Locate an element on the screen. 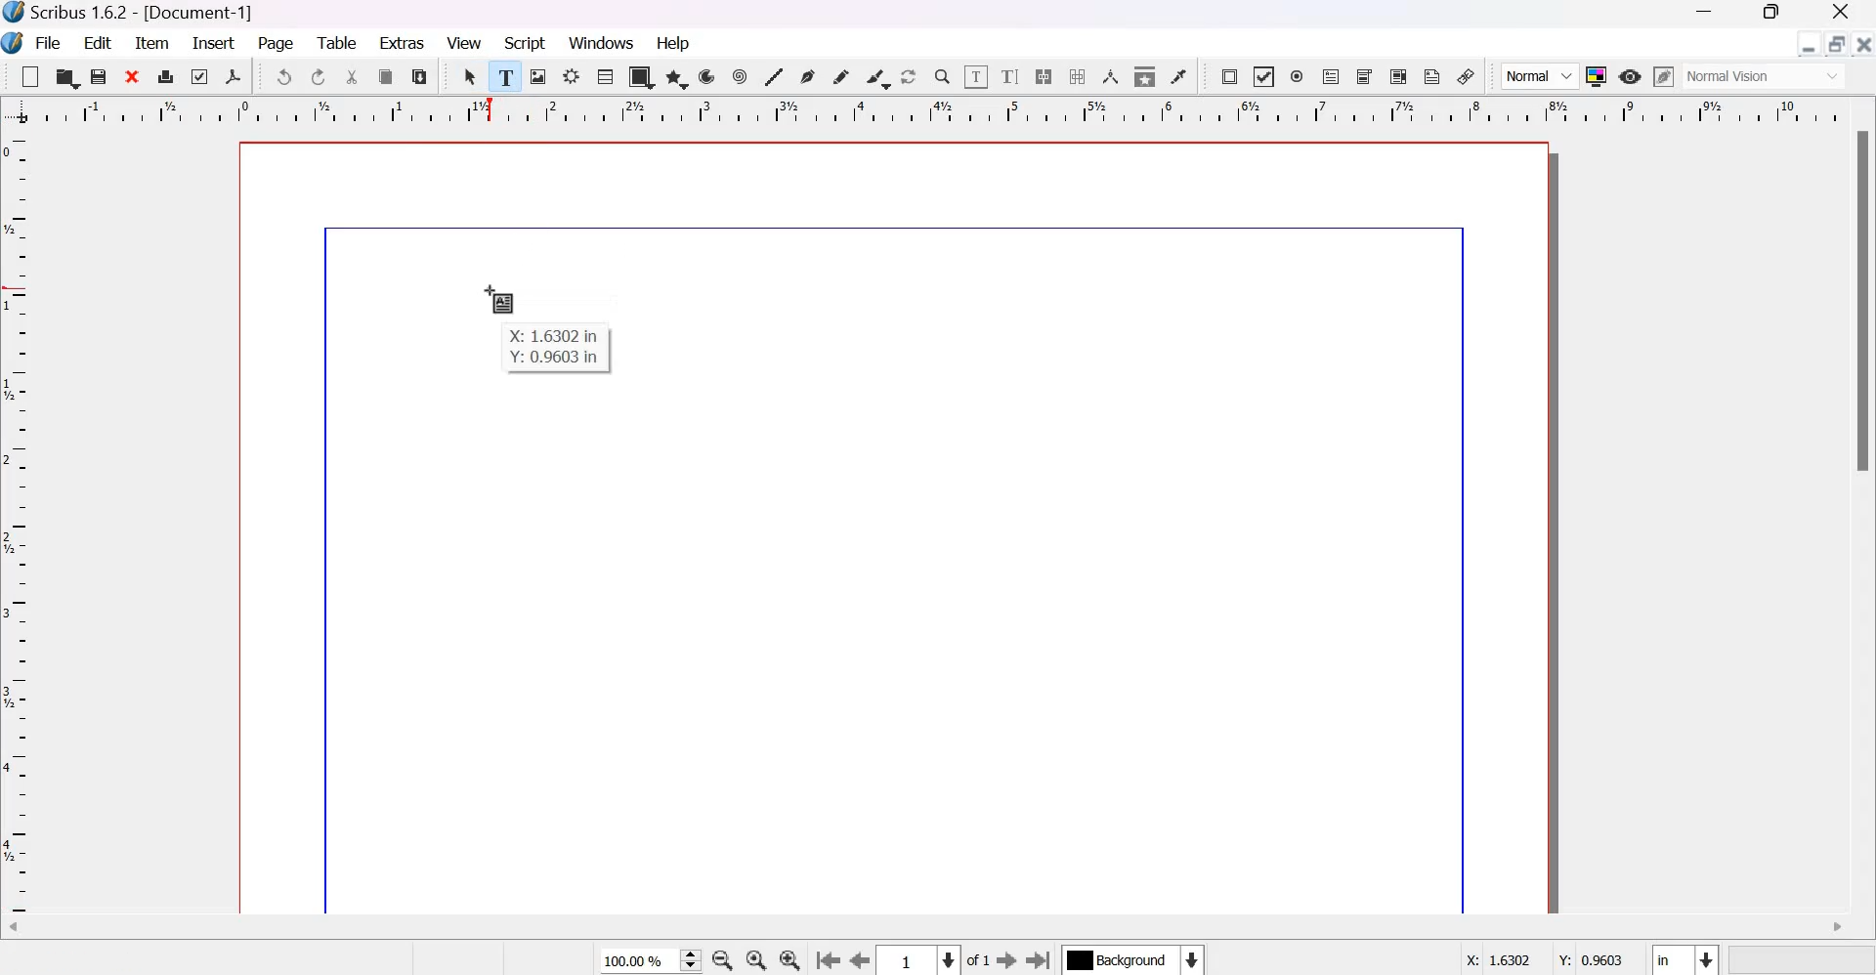 The height and width of the screenshot is (975, 1876). PDF push button is located at coordinates (1229, 77).